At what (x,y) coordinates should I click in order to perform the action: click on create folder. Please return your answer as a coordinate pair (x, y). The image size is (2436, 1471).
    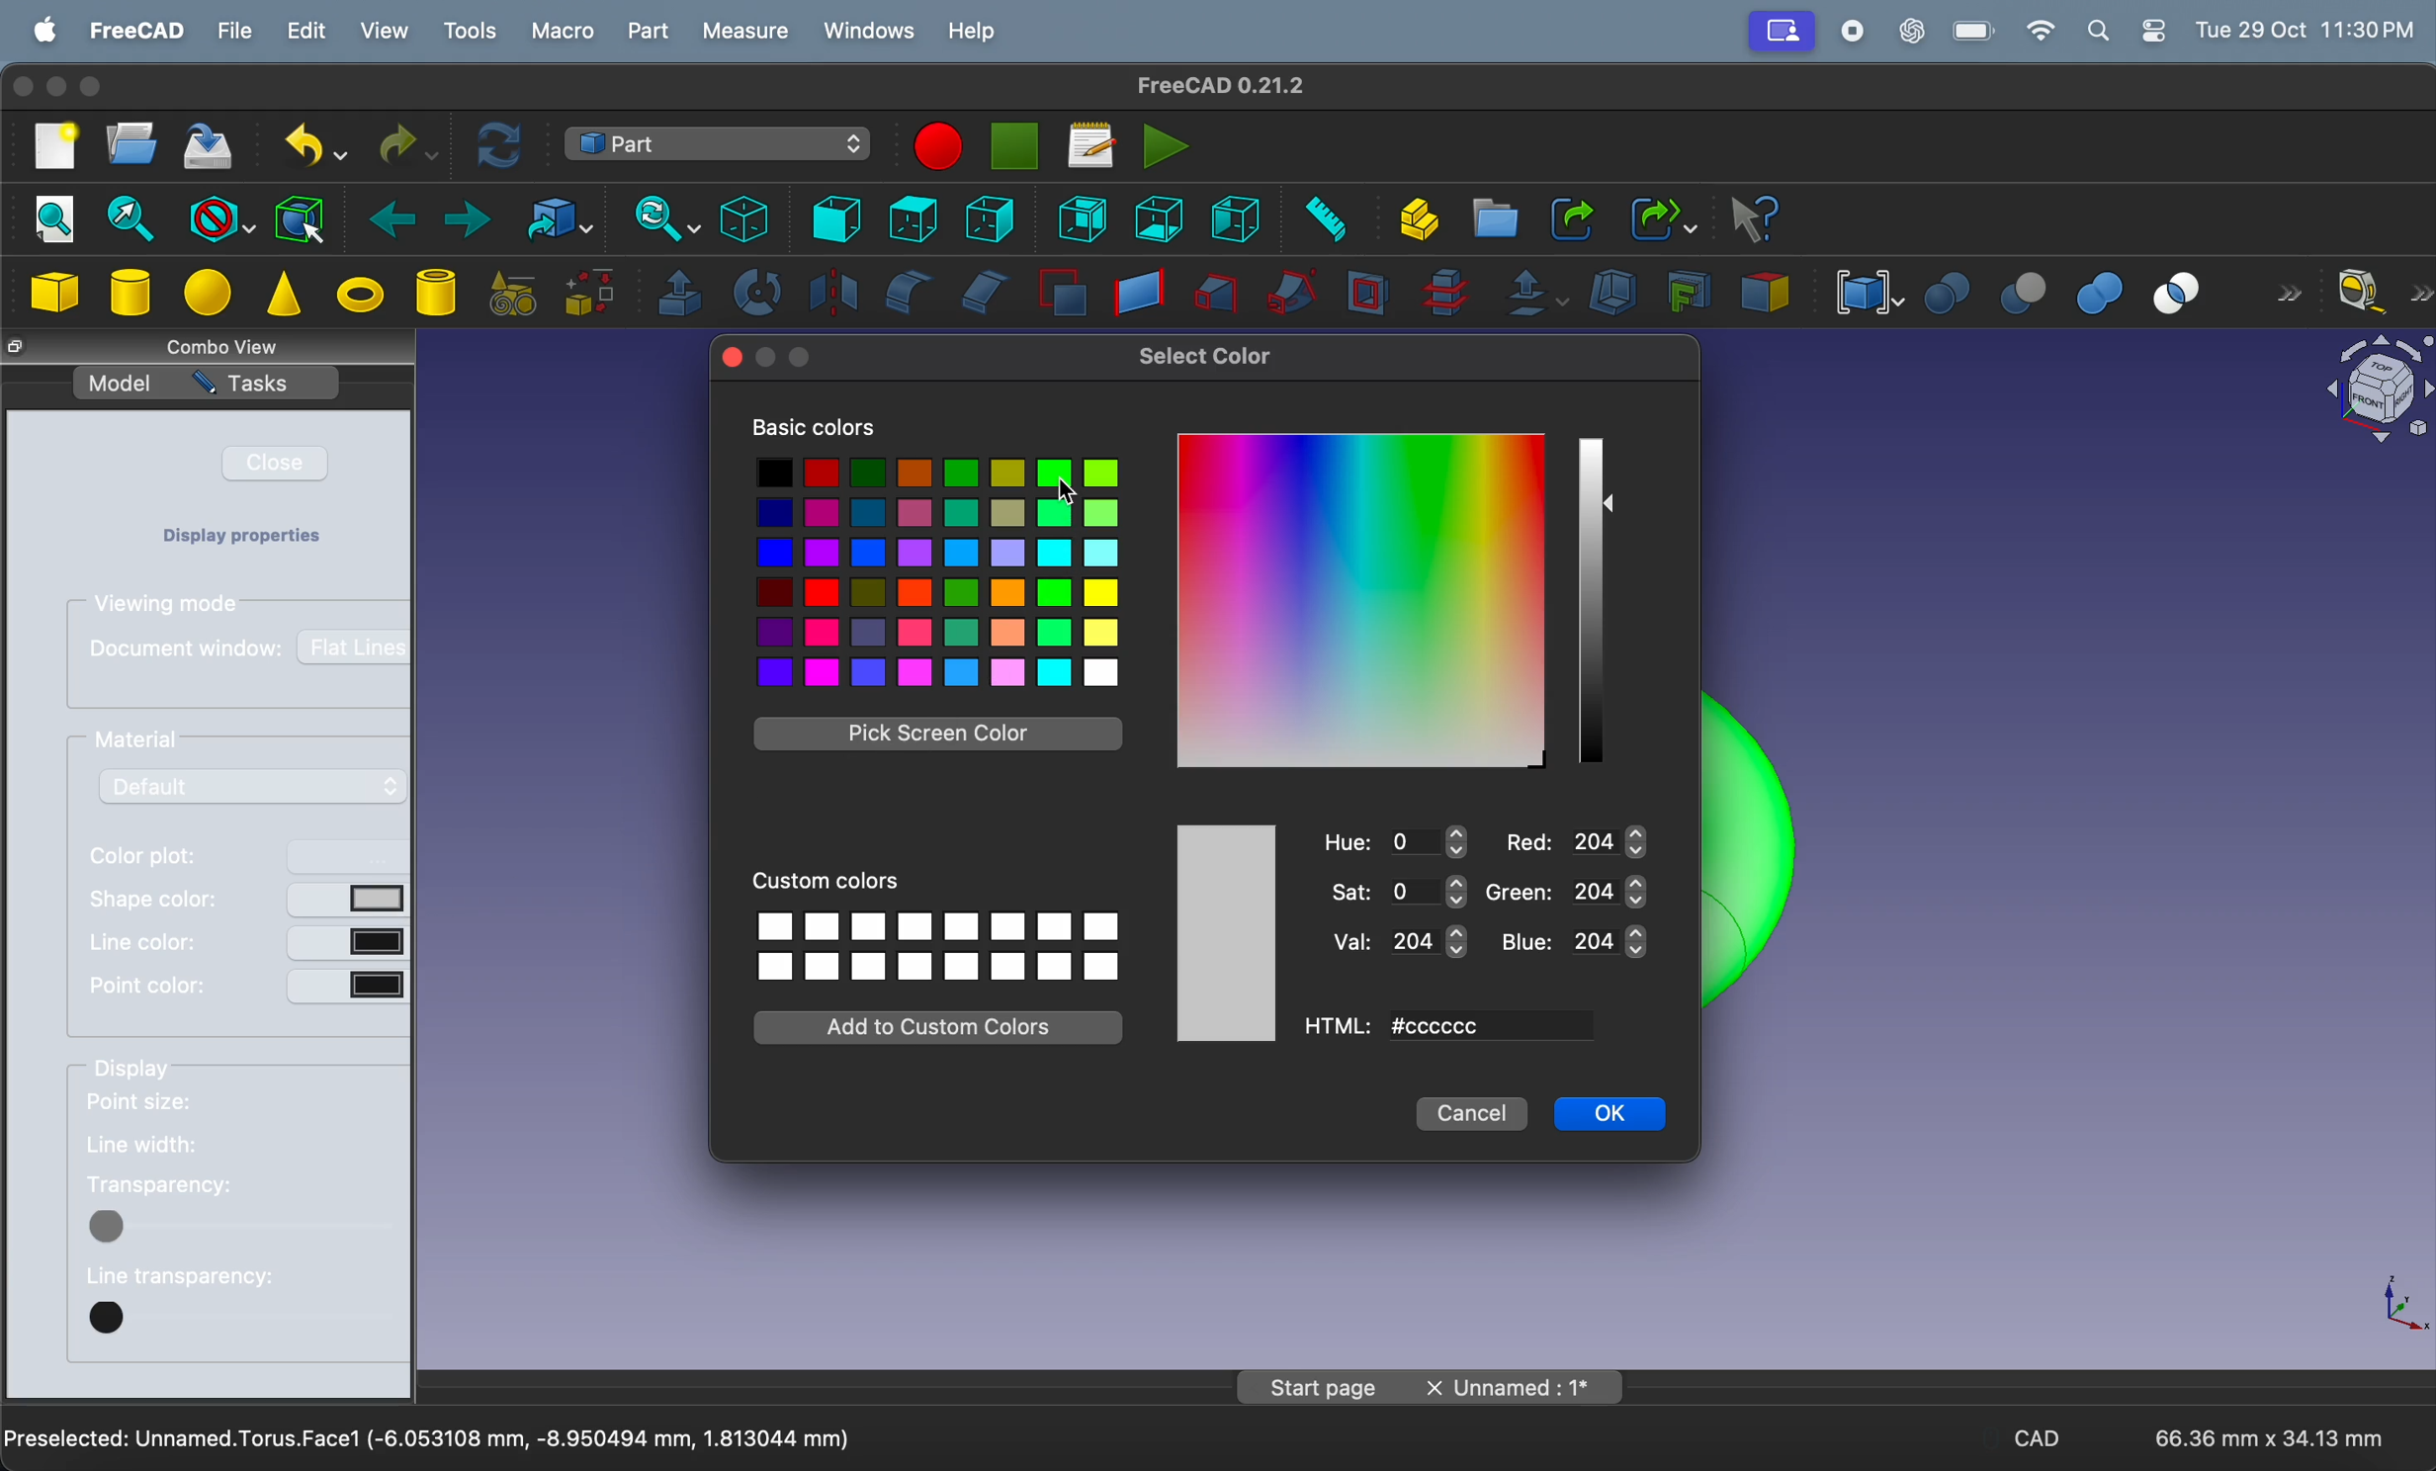
    Looking at the image, I should click on (1494, 218).